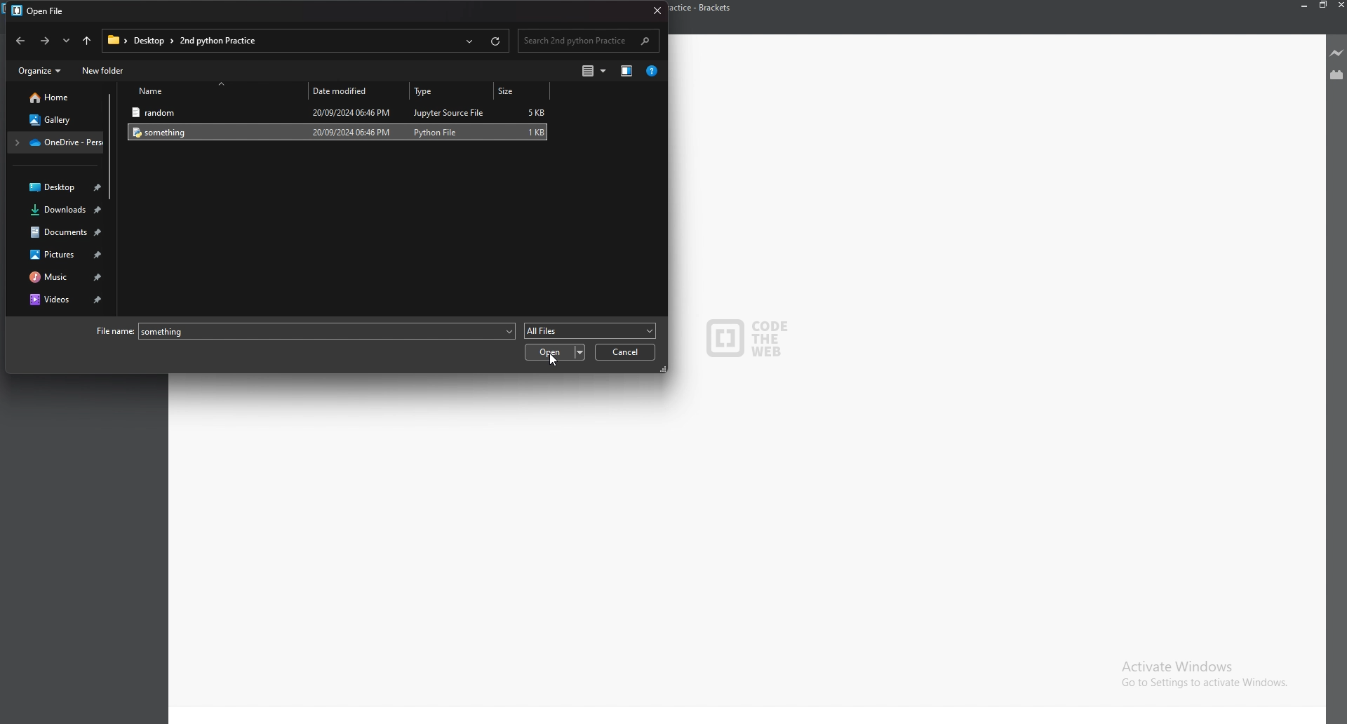 The image size is (1347, 724). What do you see at coordinates (536, 133) in the screenshot?
I see `1 KB` at bounding box center [536, 133].